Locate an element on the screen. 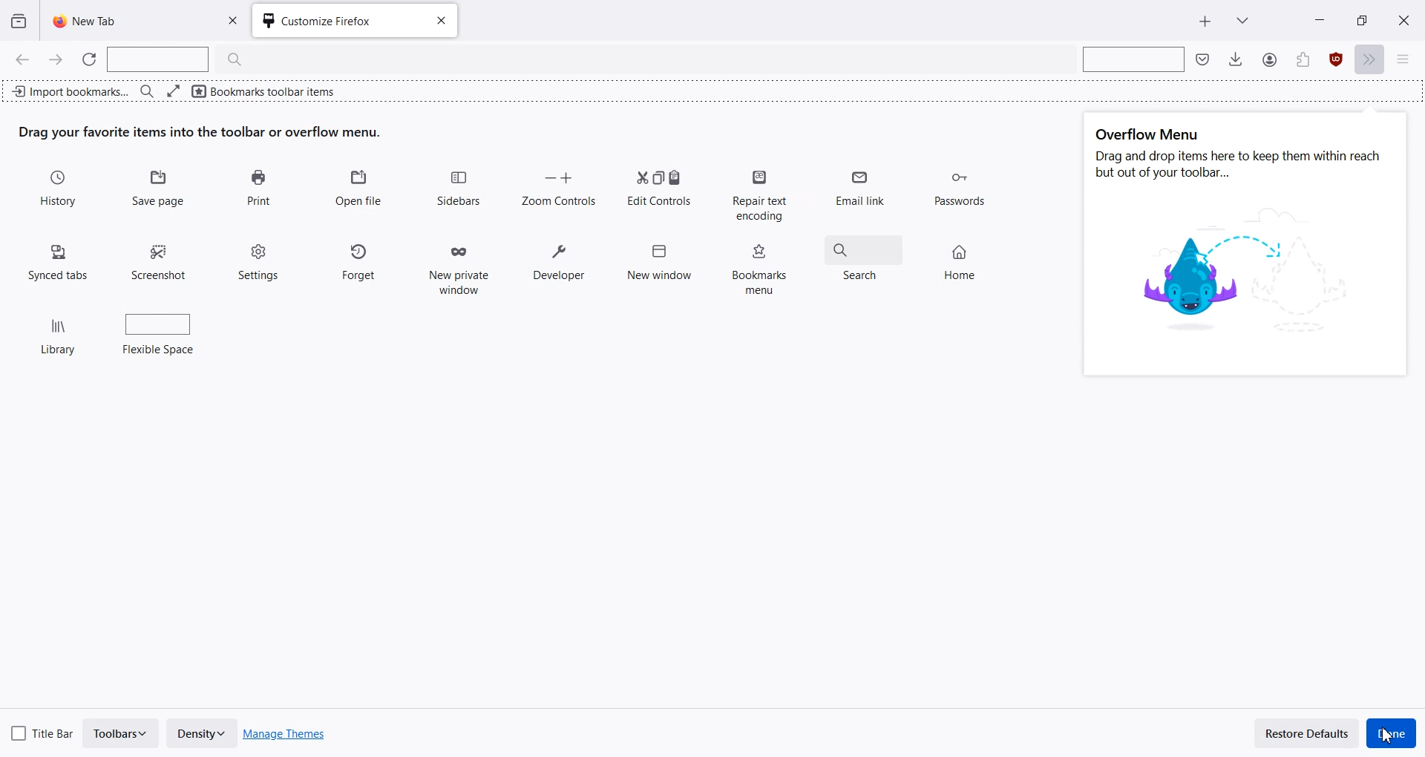  Account is located at coordinates (1303, 60).